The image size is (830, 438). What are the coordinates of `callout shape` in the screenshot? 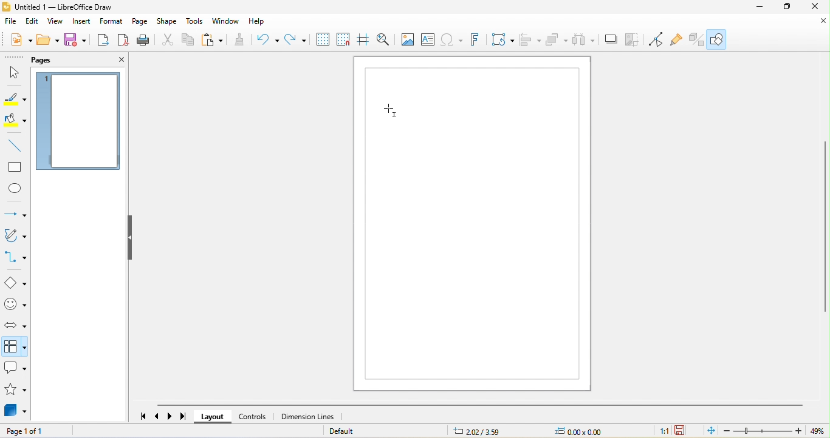 It's located at (16, 368).